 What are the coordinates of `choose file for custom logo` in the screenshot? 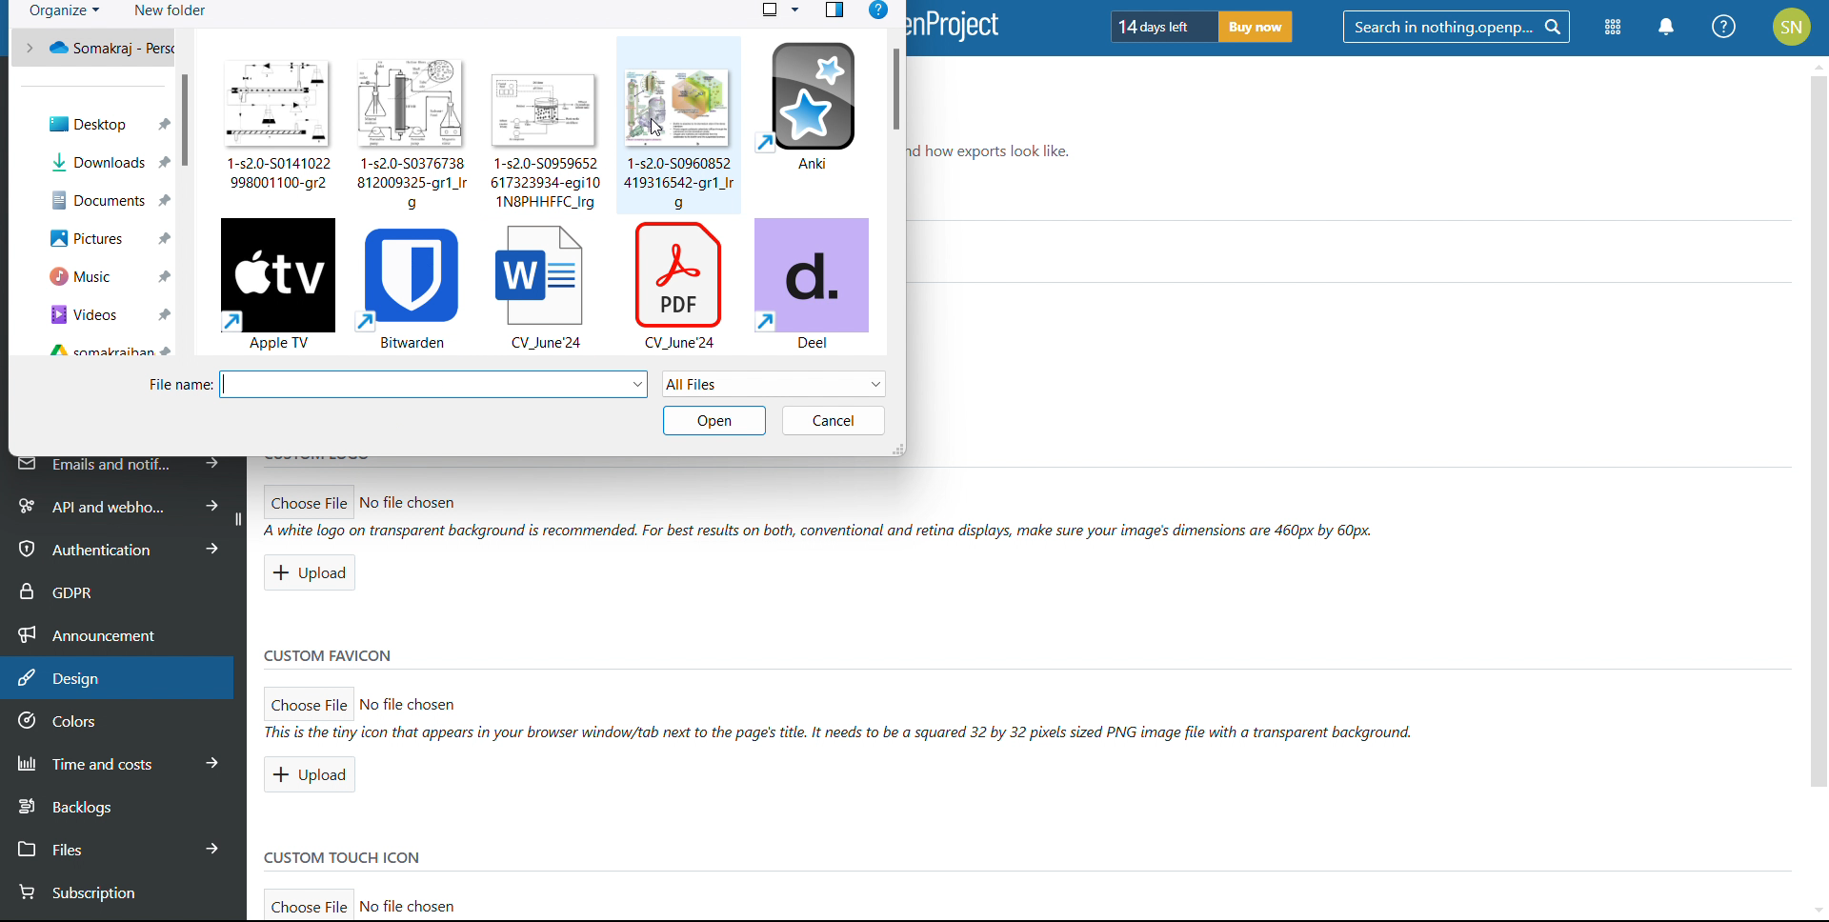 It's located at (309, 500).